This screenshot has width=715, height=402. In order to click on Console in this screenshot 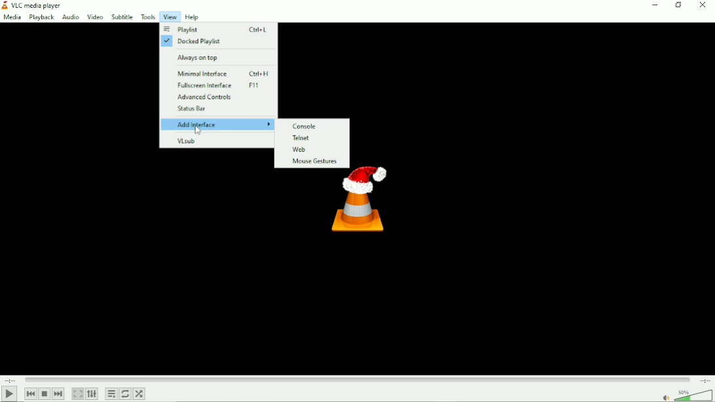, I will do `click(312, 125)`.